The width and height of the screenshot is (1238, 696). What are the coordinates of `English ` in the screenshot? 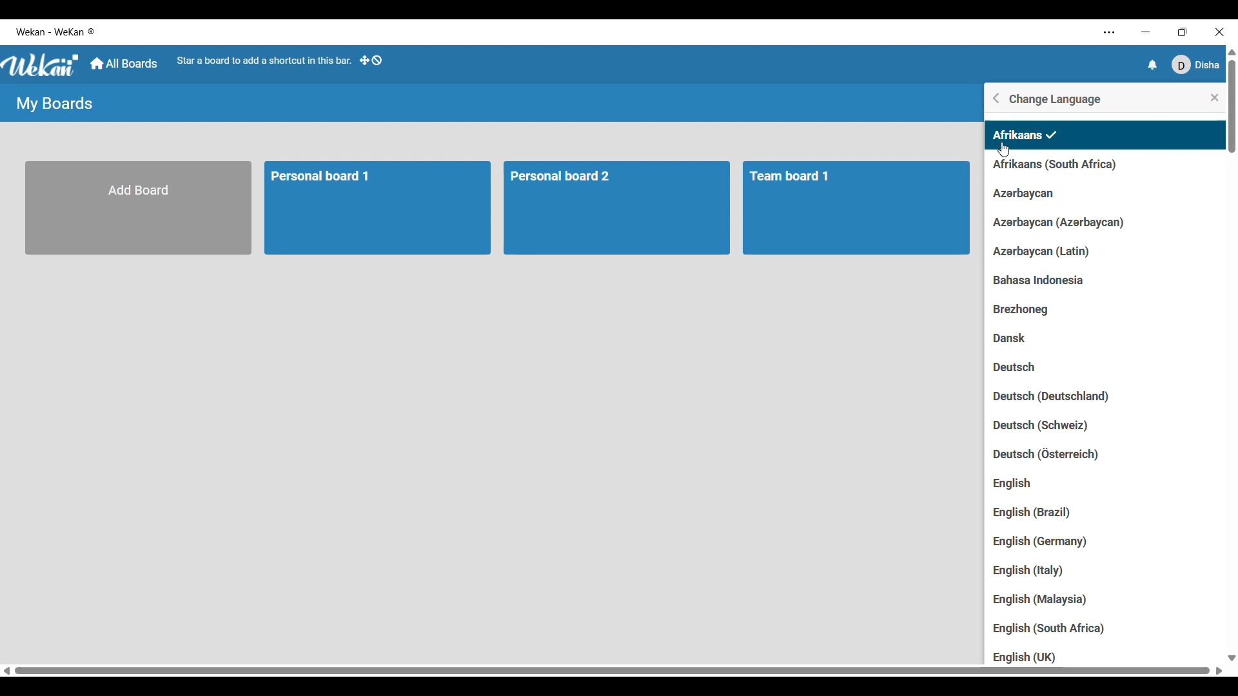 It's located at (1038, 484).